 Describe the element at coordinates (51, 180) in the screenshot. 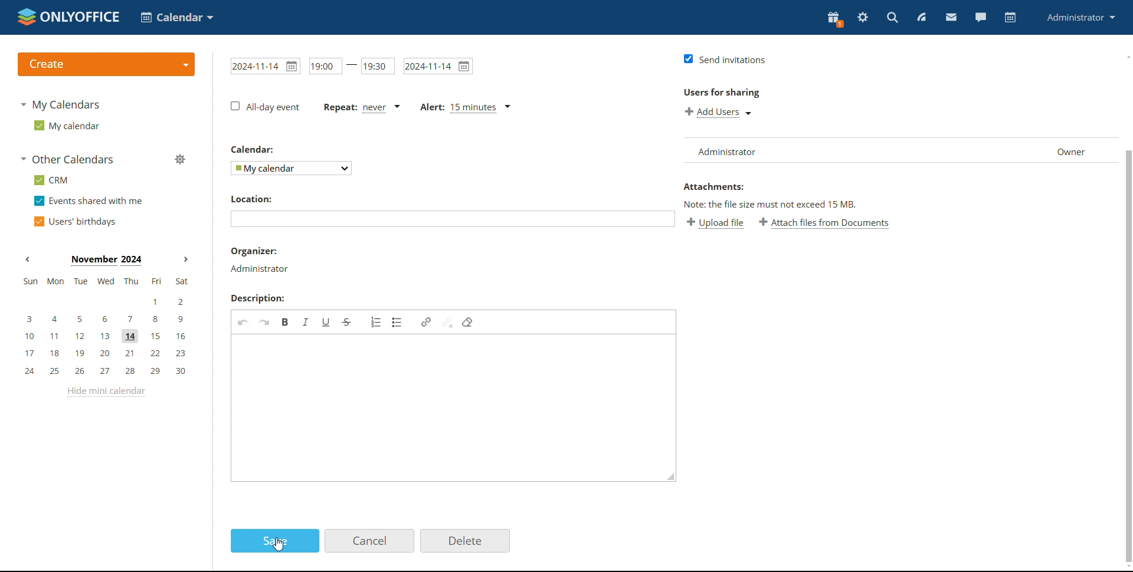

I see `crm` at that location.